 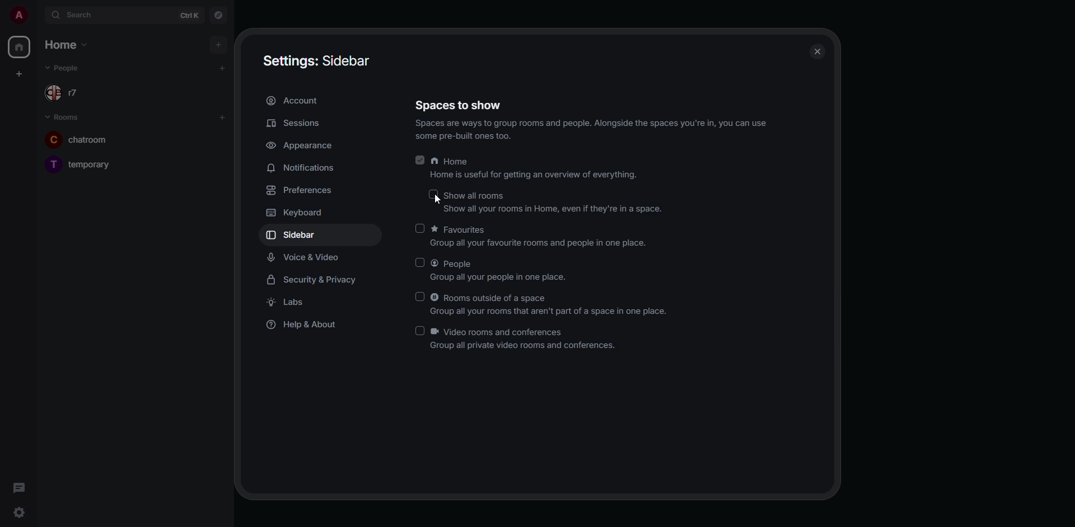 I want to click on profile, so click(x=17, y=17).